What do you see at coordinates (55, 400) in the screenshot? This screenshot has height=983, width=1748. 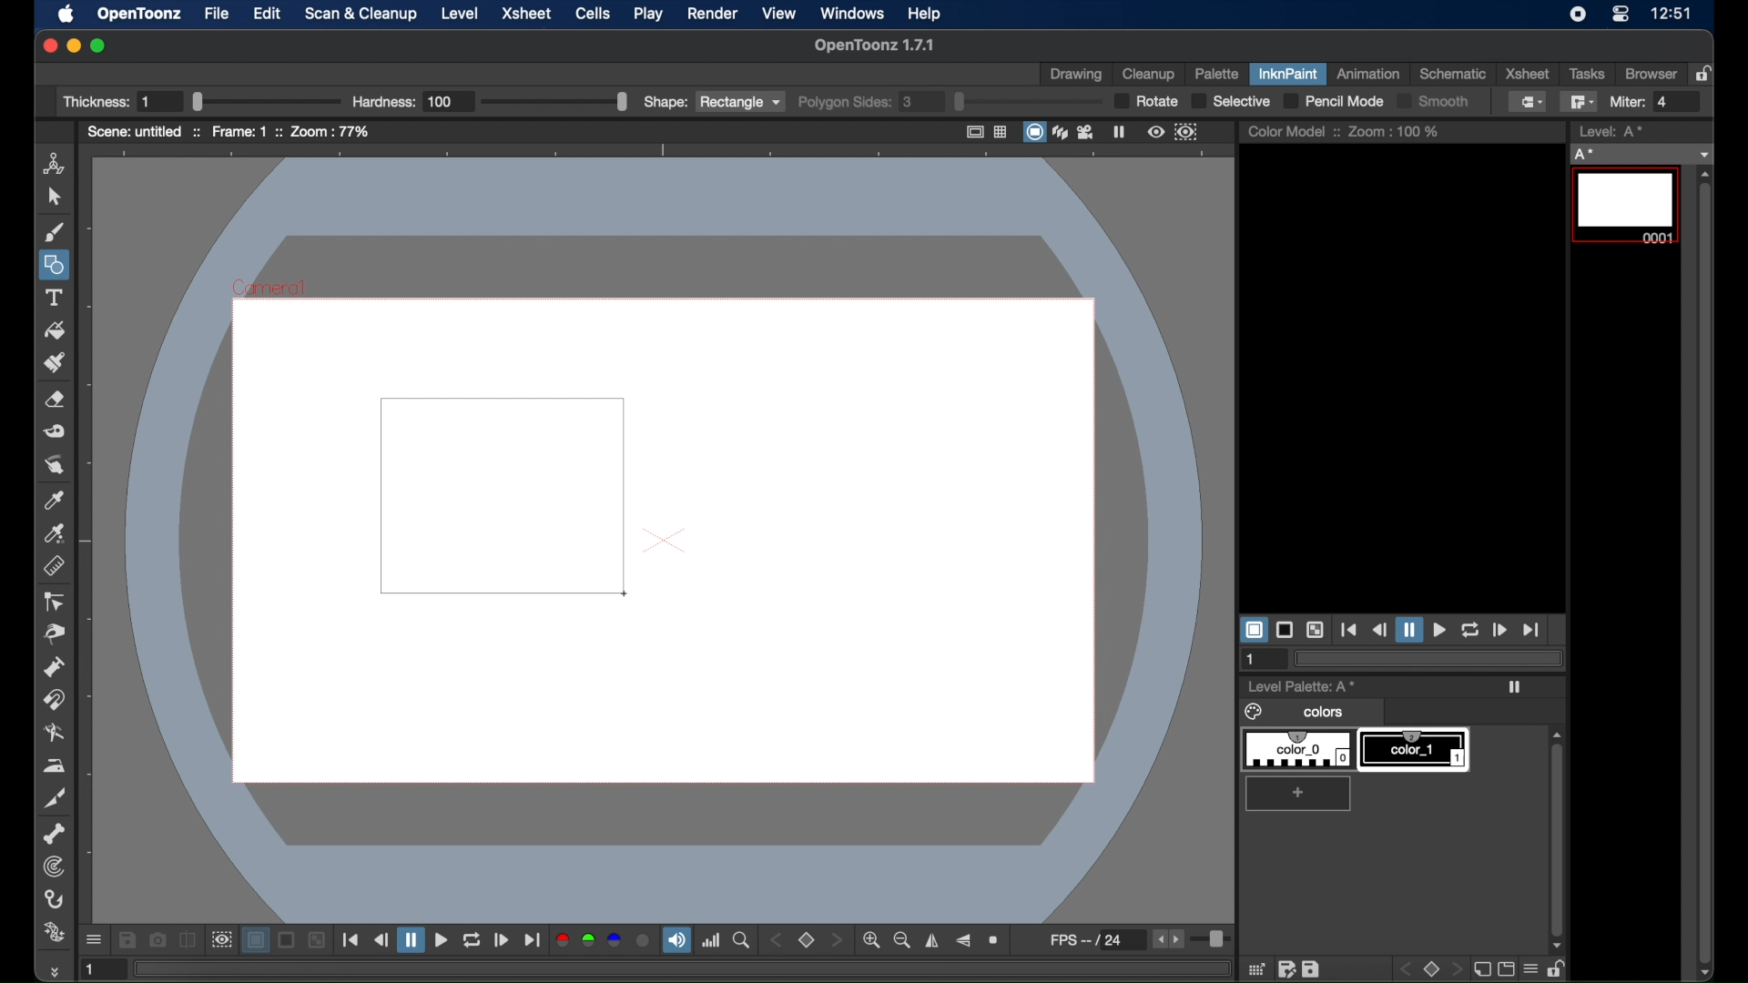 I see `eraser tool` at bounding box center [55, 400].